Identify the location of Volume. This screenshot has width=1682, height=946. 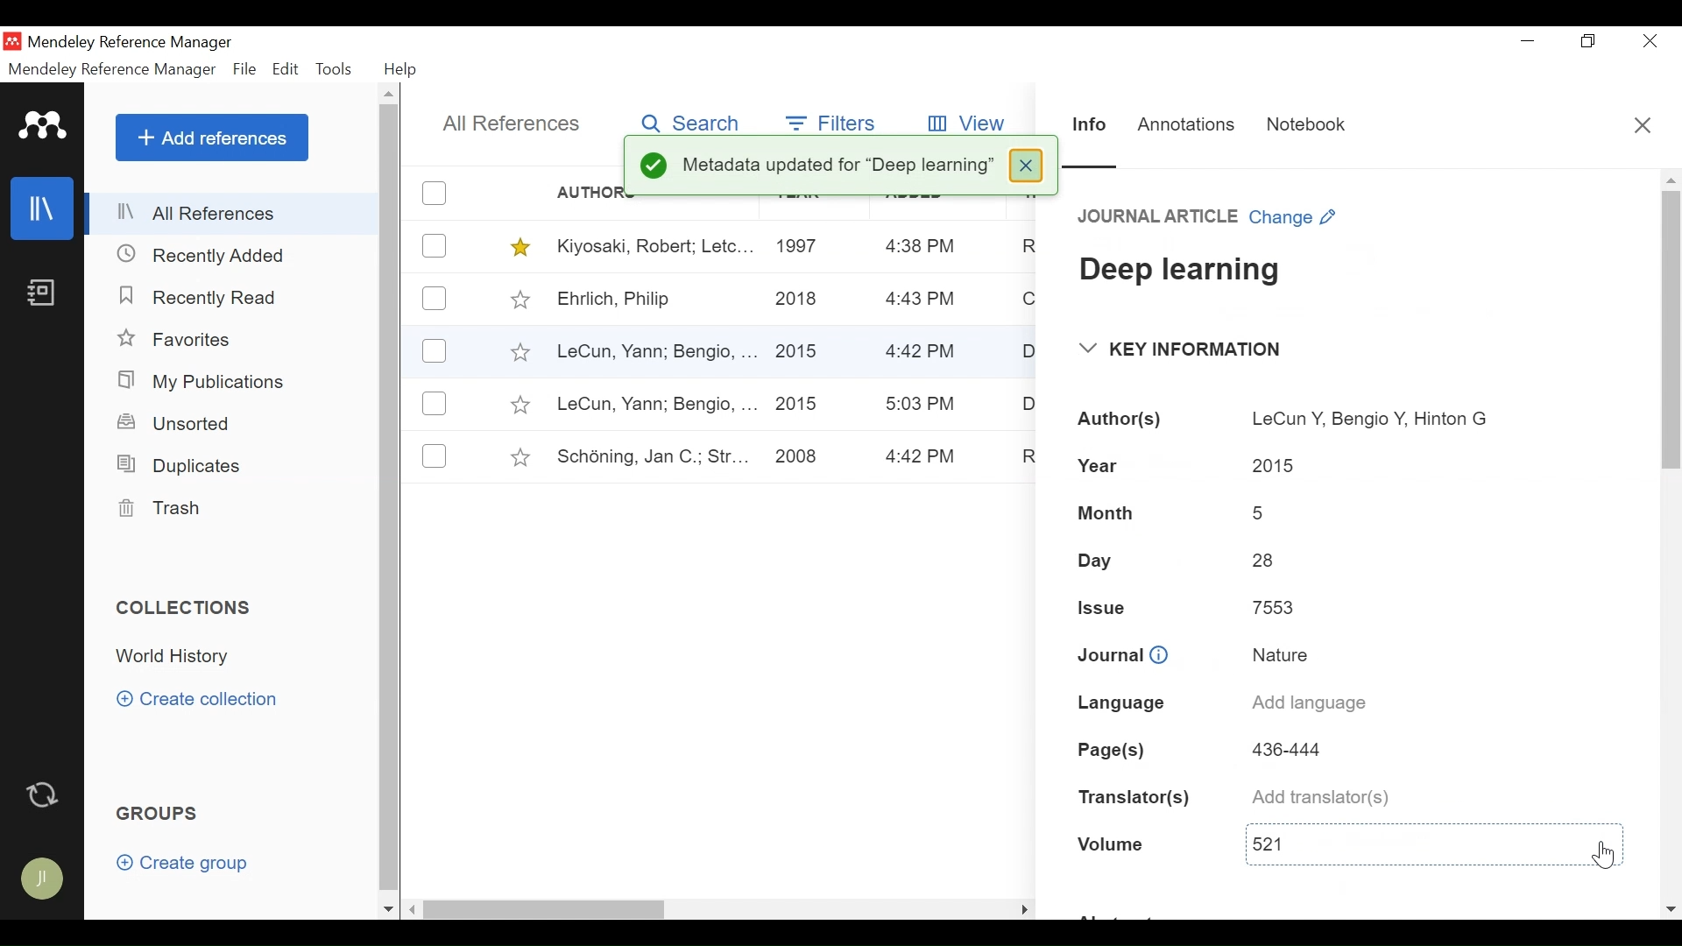
(1110, 847).